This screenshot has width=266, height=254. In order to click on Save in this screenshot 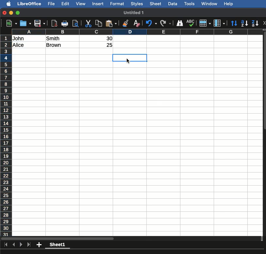, I will do `click(40, 23)`.